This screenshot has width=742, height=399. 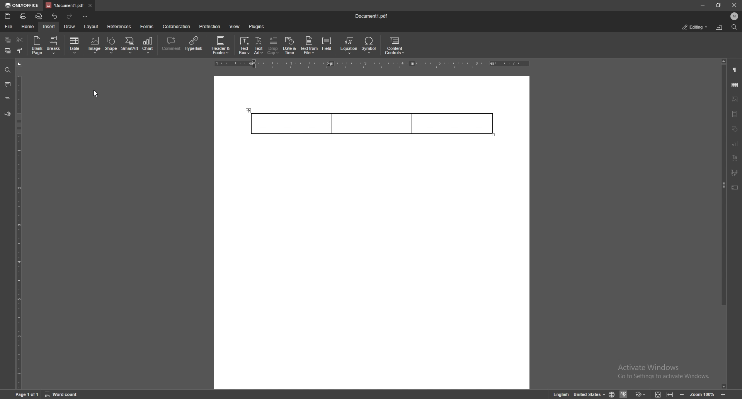 What do you see at coordinates (39, 17) in the screenshot?
I see `quick print` at bounding box center [39, 17].